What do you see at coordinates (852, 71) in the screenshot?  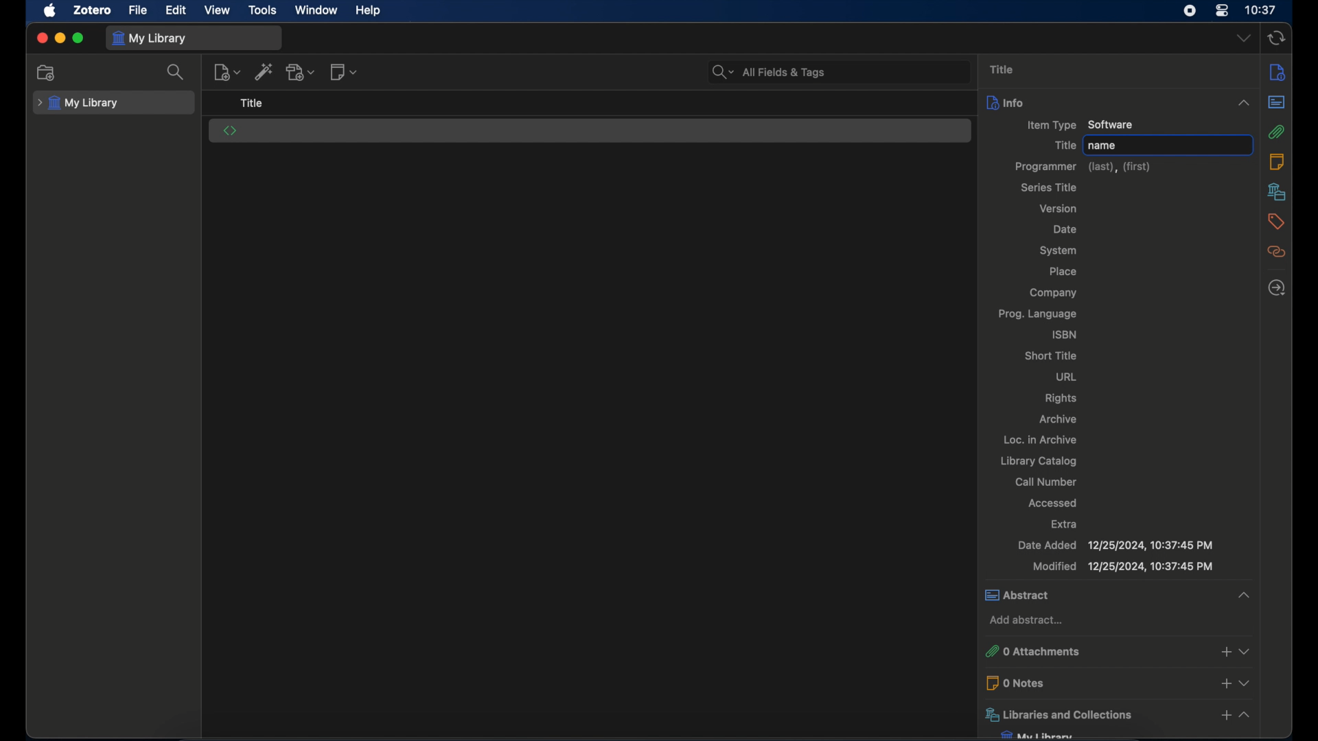 I see `search bar input` at bounding box center [852, 71].